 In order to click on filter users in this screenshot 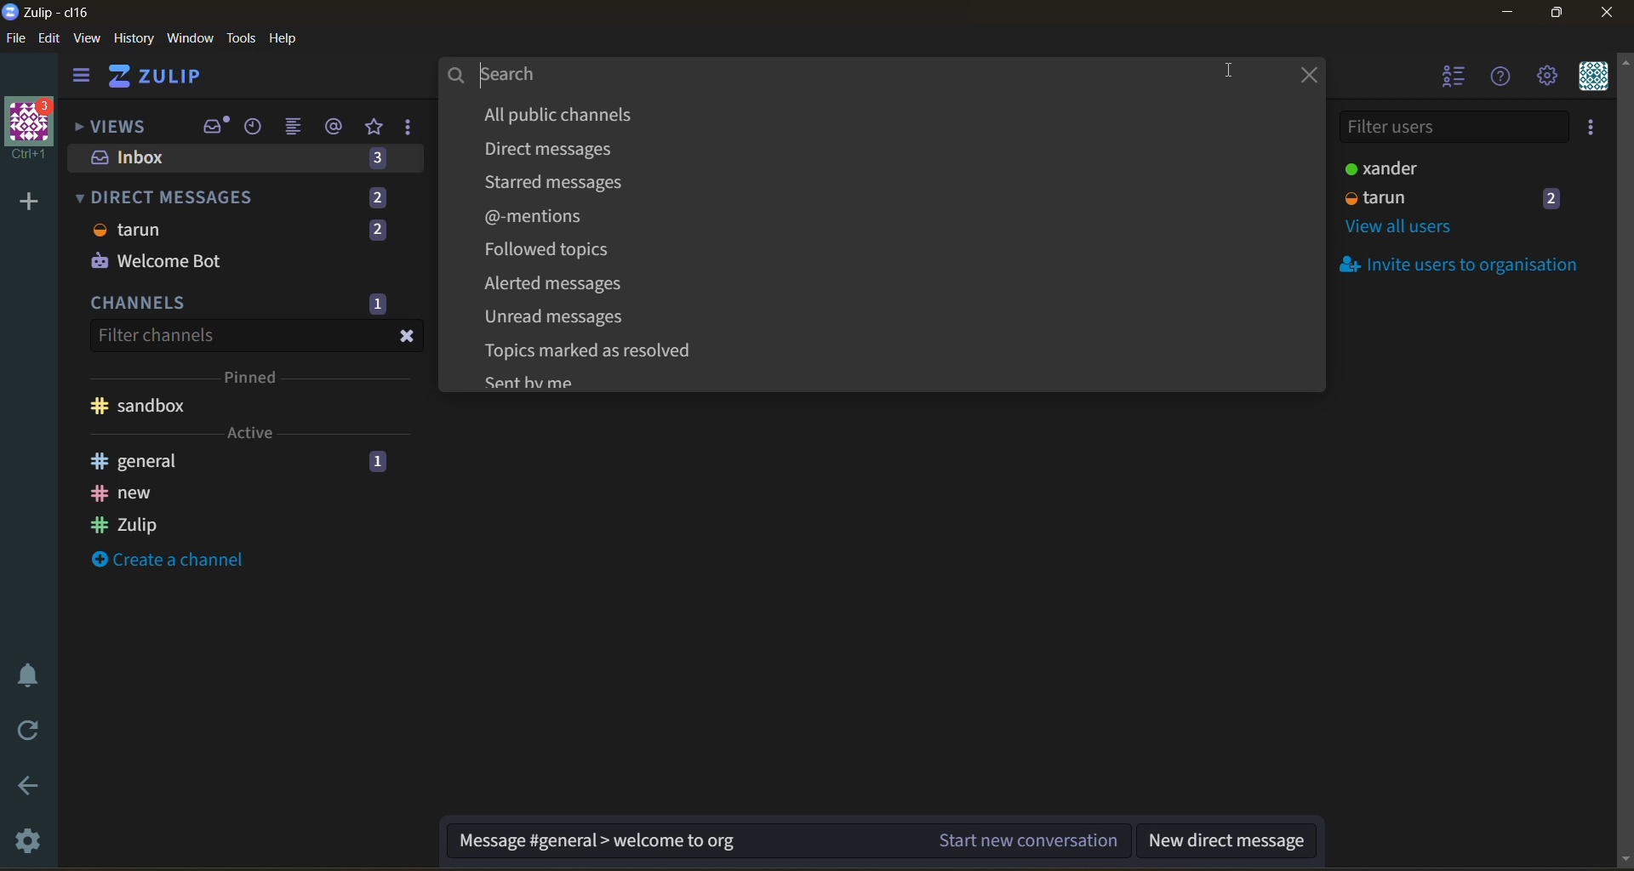, I will do `click(1453, 128)`.